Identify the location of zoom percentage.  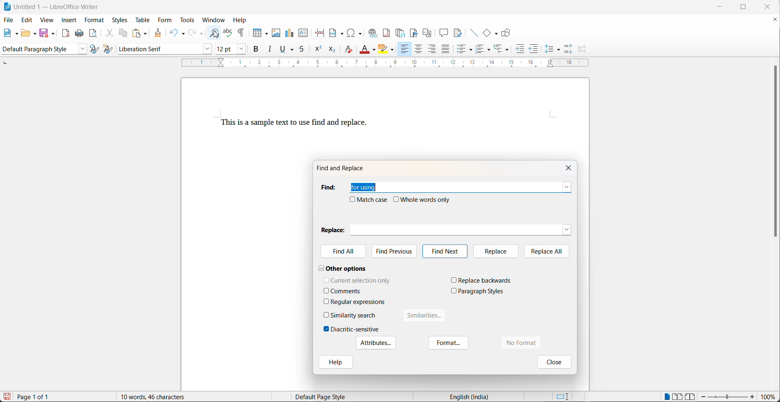
(770, 397).